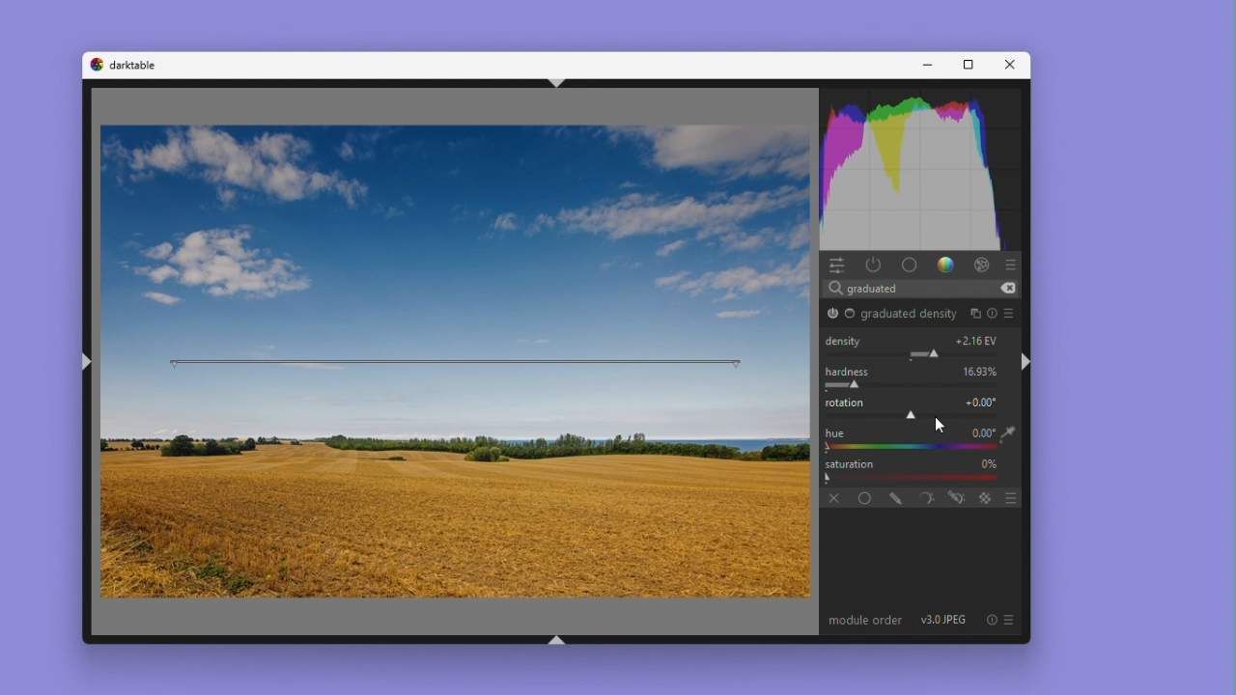 This screenshot has height=695, width=1236. I want to click on darktable, so click(138, 65).